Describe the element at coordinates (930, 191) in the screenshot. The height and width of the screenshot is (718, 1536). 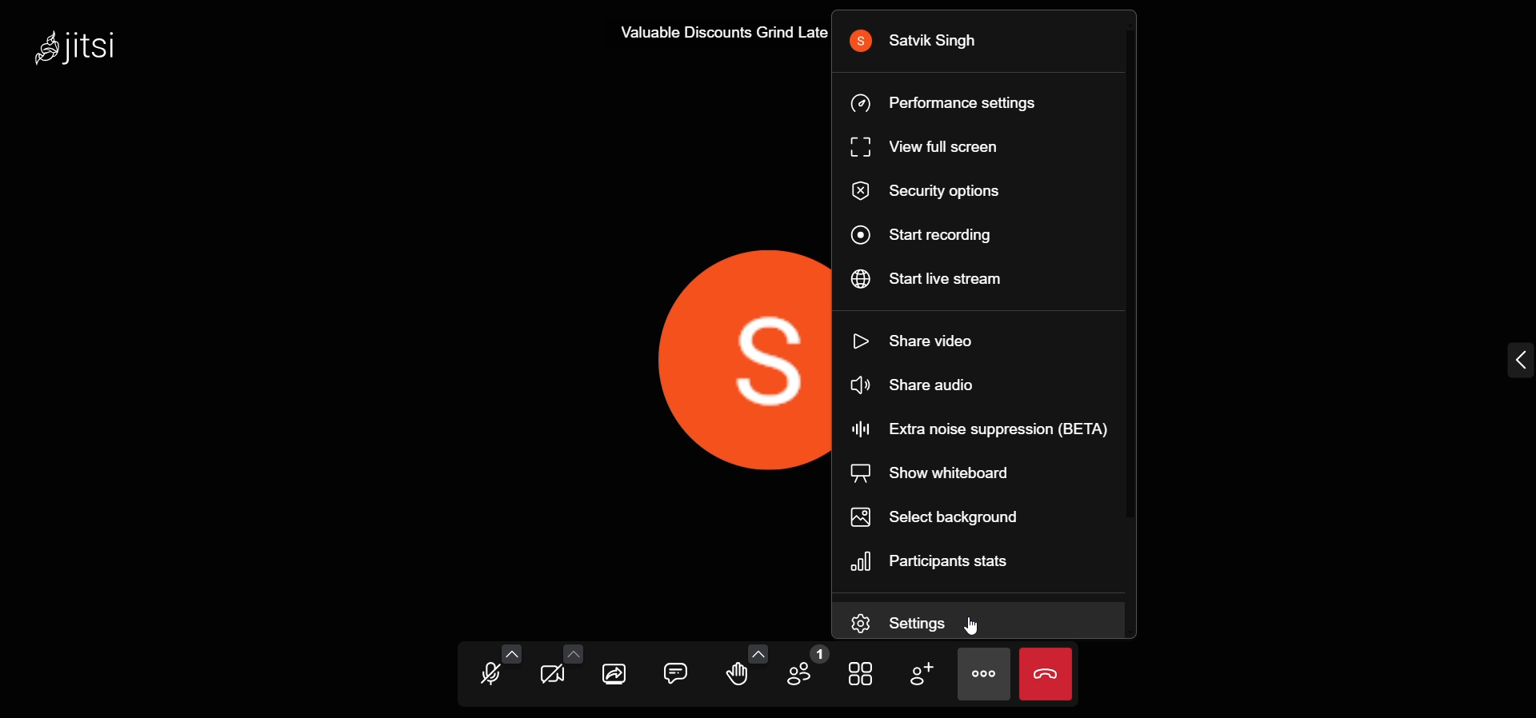
I see `security option` at that location.